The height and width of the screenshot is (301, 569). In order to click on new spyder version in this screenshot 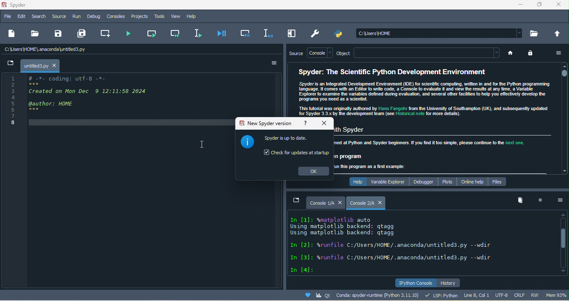, I will do `click(266, 123)`.